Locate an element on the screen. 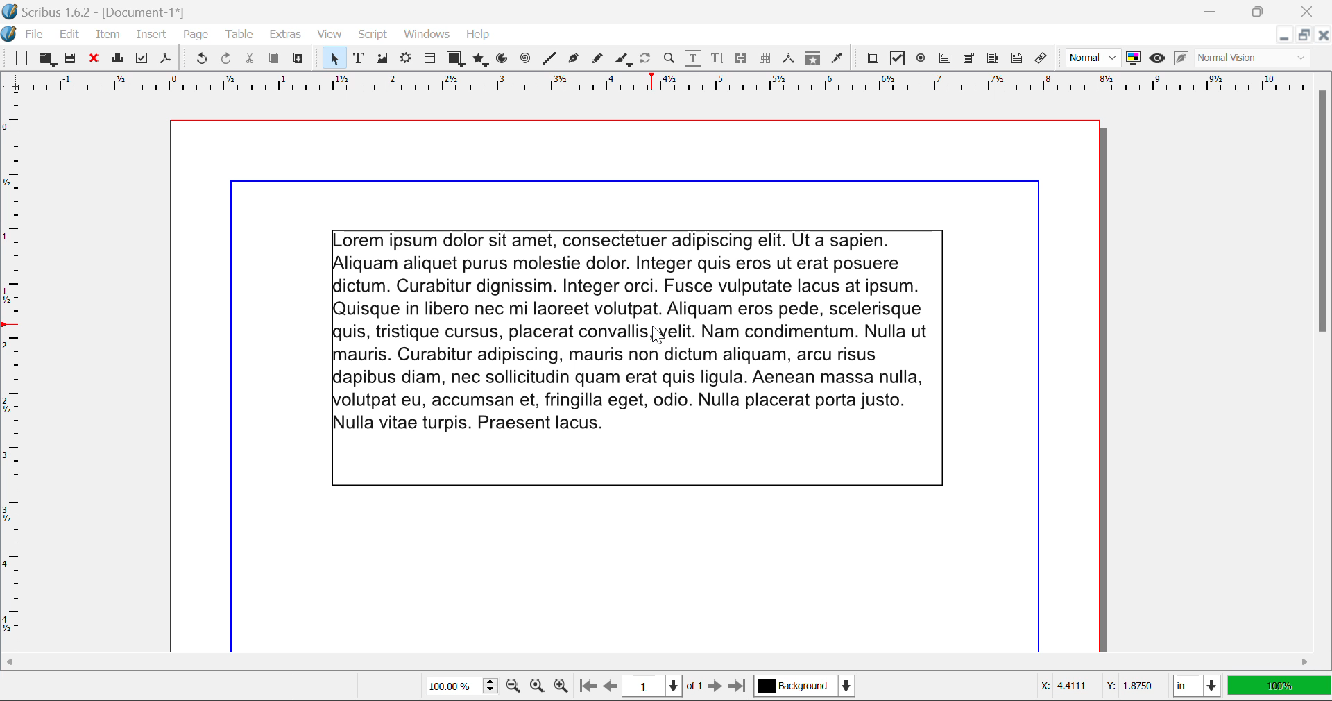  Insert is located at coordinates (150, 37).